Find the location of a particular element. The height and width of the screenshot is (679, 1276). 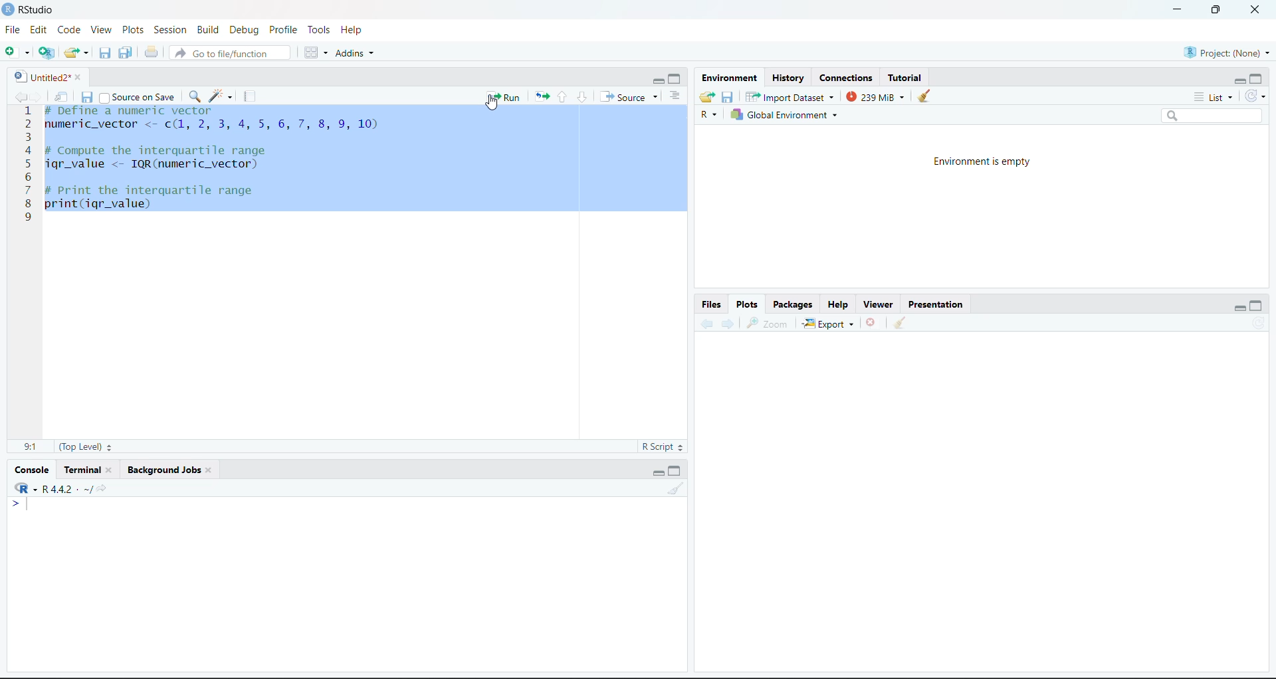

Environment is empty is located at coordinates (984, 161).